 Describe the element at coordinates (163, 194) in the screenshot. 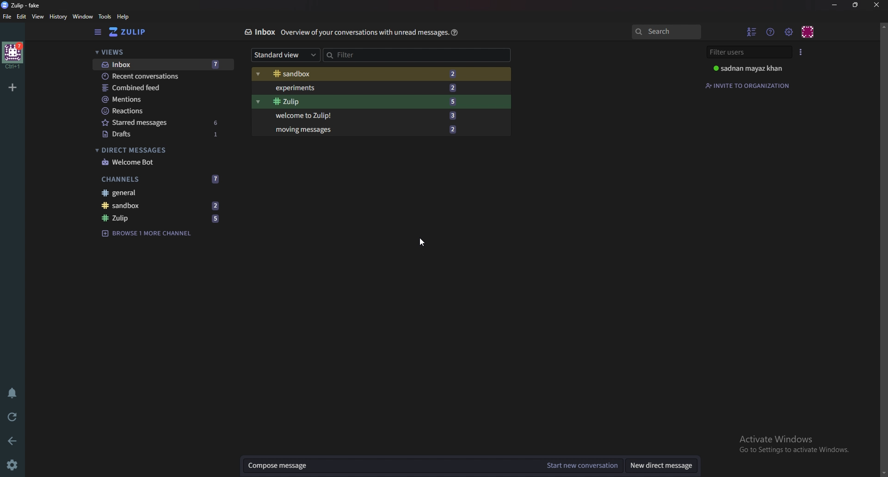

I see `# General` at that location.